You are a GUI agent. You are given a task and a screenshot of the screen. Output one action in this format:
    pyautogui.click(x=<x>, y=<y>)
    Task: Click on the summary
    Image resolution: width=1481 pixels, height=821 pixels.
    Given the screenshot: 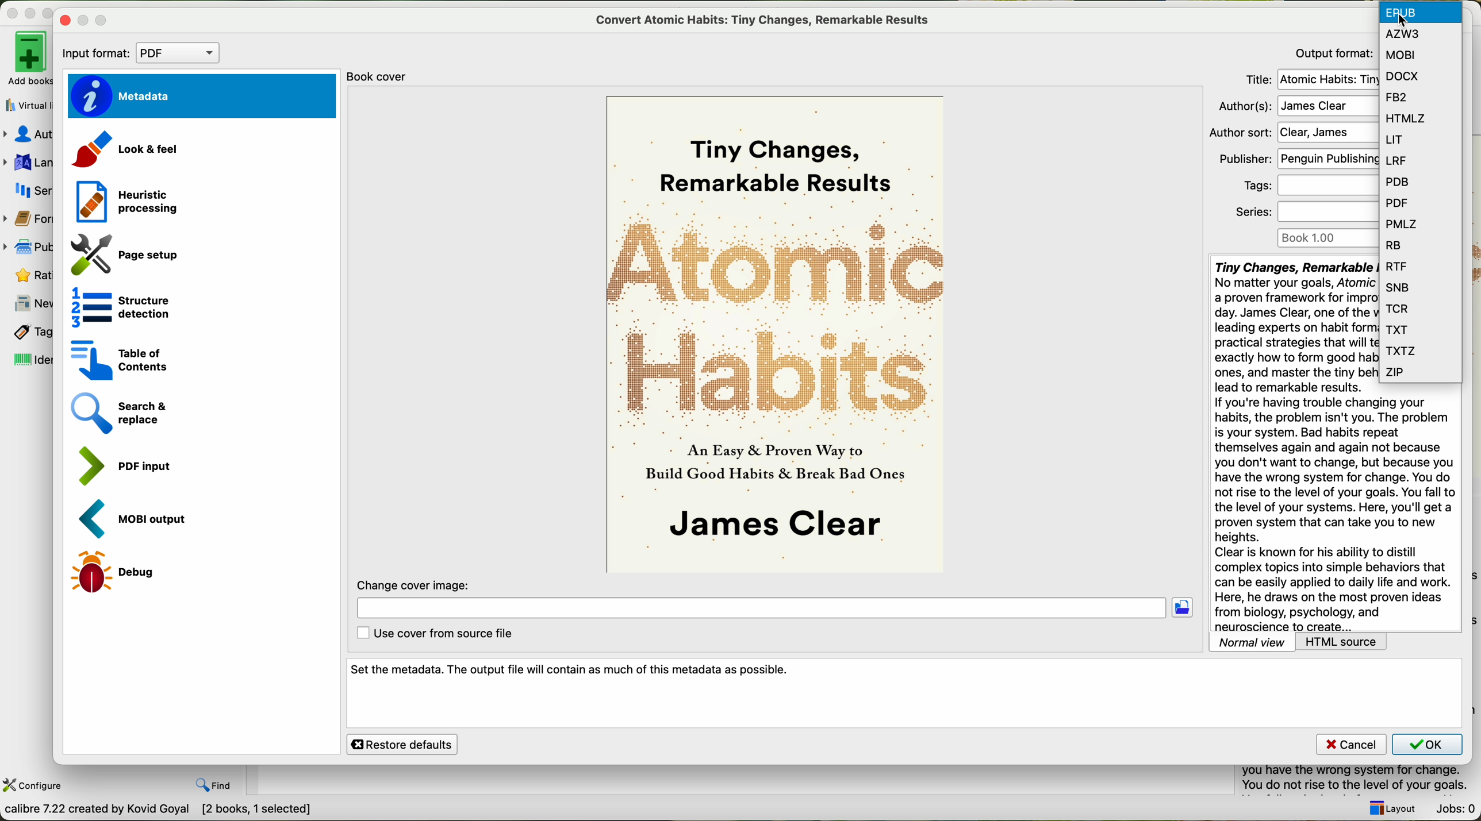 What is the action you would take?
    pyautogui.click(x=1361, y=781)
    